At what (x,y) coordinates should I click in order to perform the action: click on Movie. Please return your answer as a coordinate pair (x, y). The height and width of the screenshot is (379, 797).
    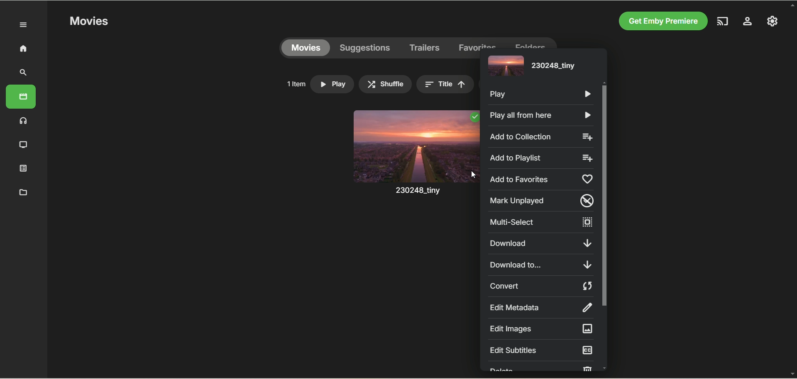
    Looking at the image, I should click on (415, 161).